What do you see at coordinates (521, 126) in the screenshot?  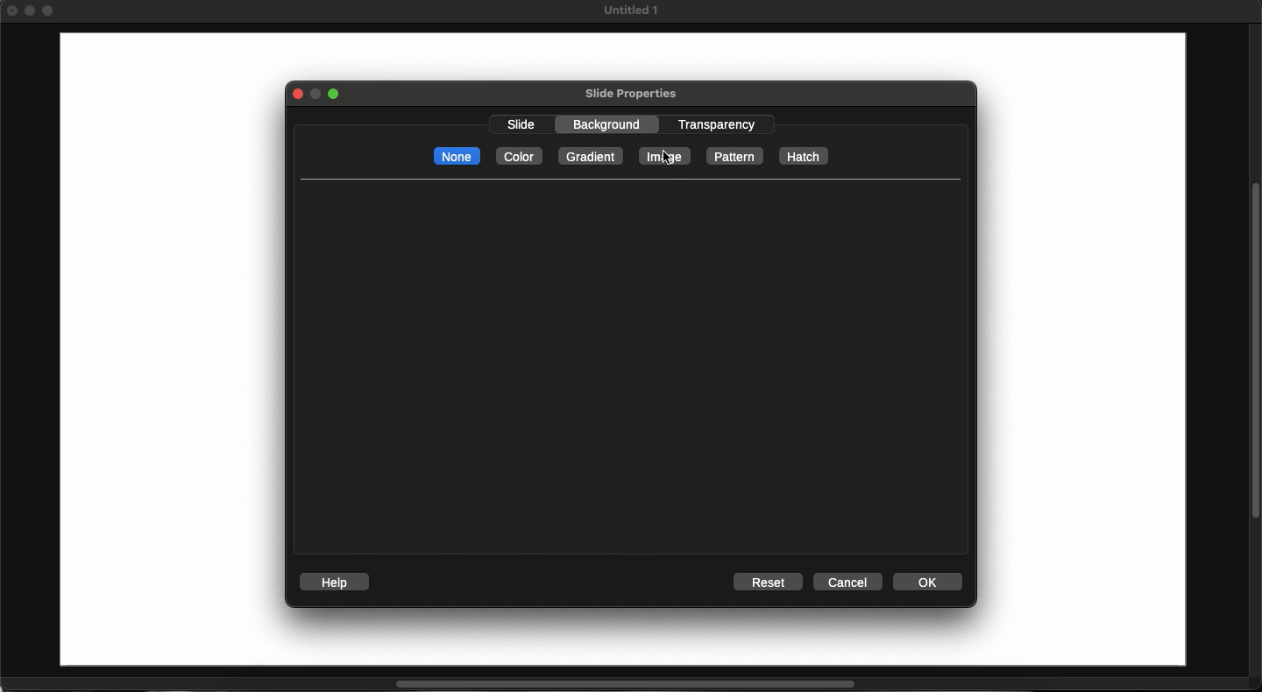 I see `Slide` at bounding box center [521, 126].